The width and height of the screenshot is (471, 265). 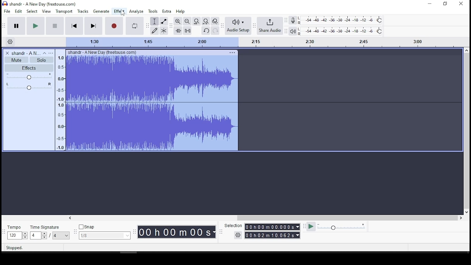 I want to click on volume, so click(x=28, y=76).